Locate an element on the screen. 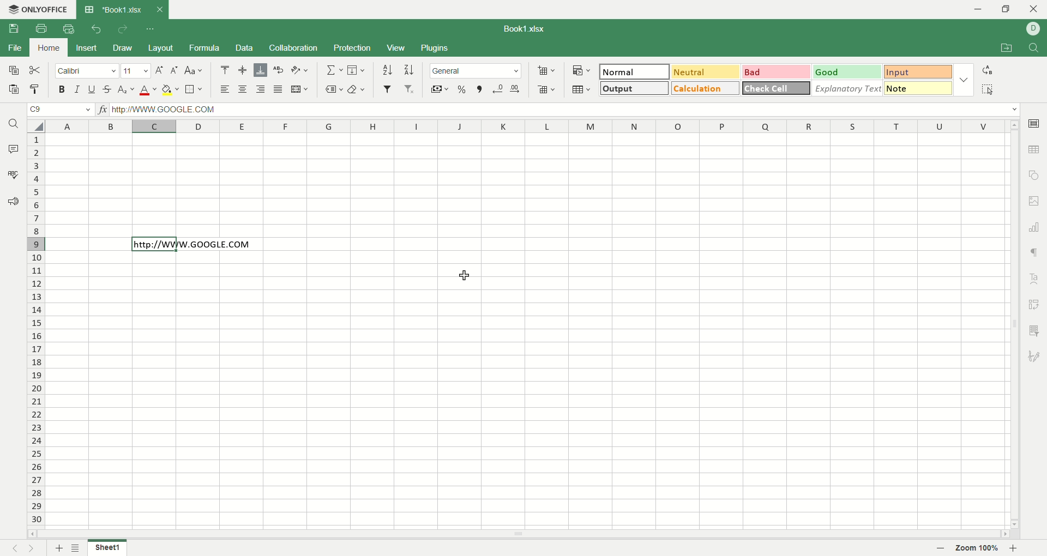 The image size is (1047, 556). style options is located at coordinates (962, 78).